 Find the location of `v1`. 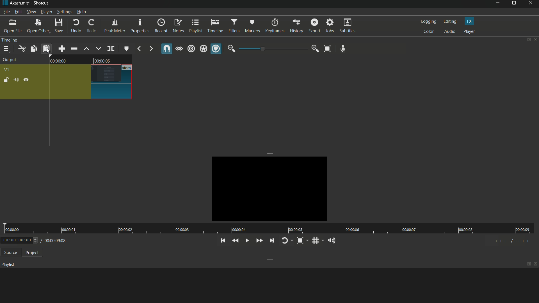

v1 is located at coordinates (6, 70).